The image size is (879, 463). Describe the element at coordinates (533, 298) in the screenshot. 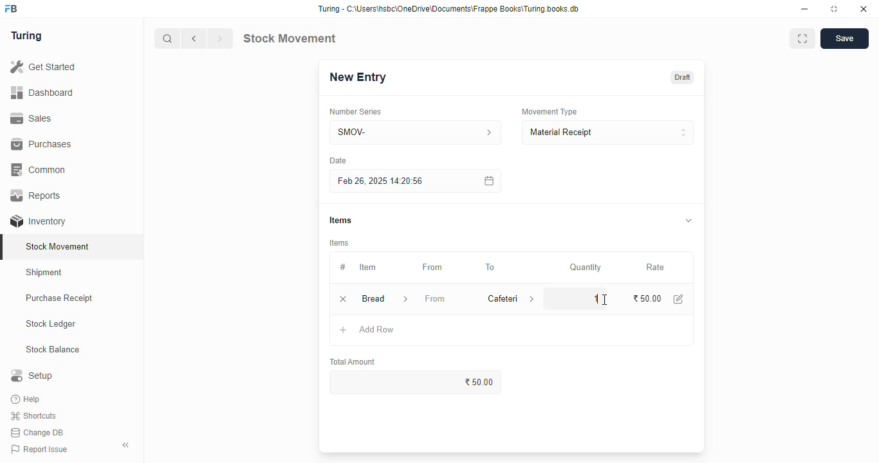

I see `cafeteria information` at that location.